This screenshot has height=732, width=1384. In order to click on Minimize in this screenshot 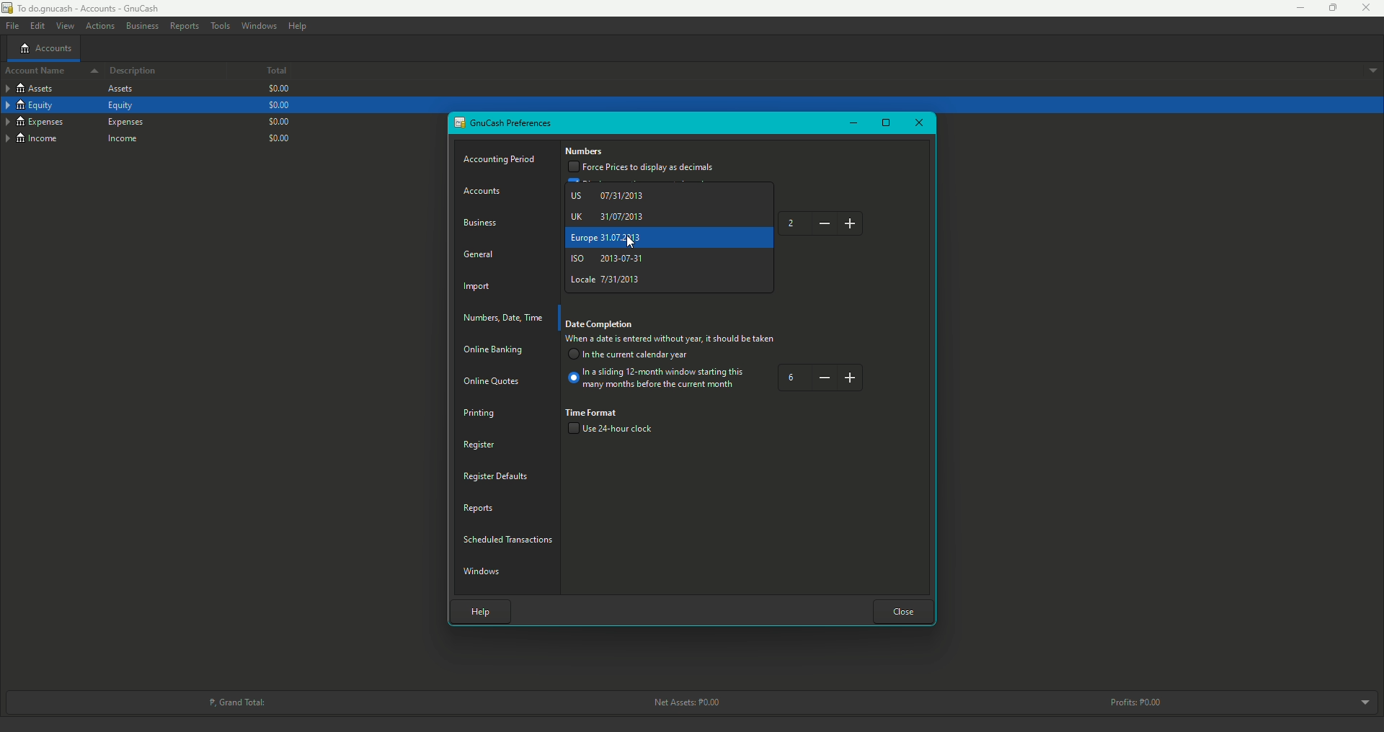, I will do `click(852, 122)`.